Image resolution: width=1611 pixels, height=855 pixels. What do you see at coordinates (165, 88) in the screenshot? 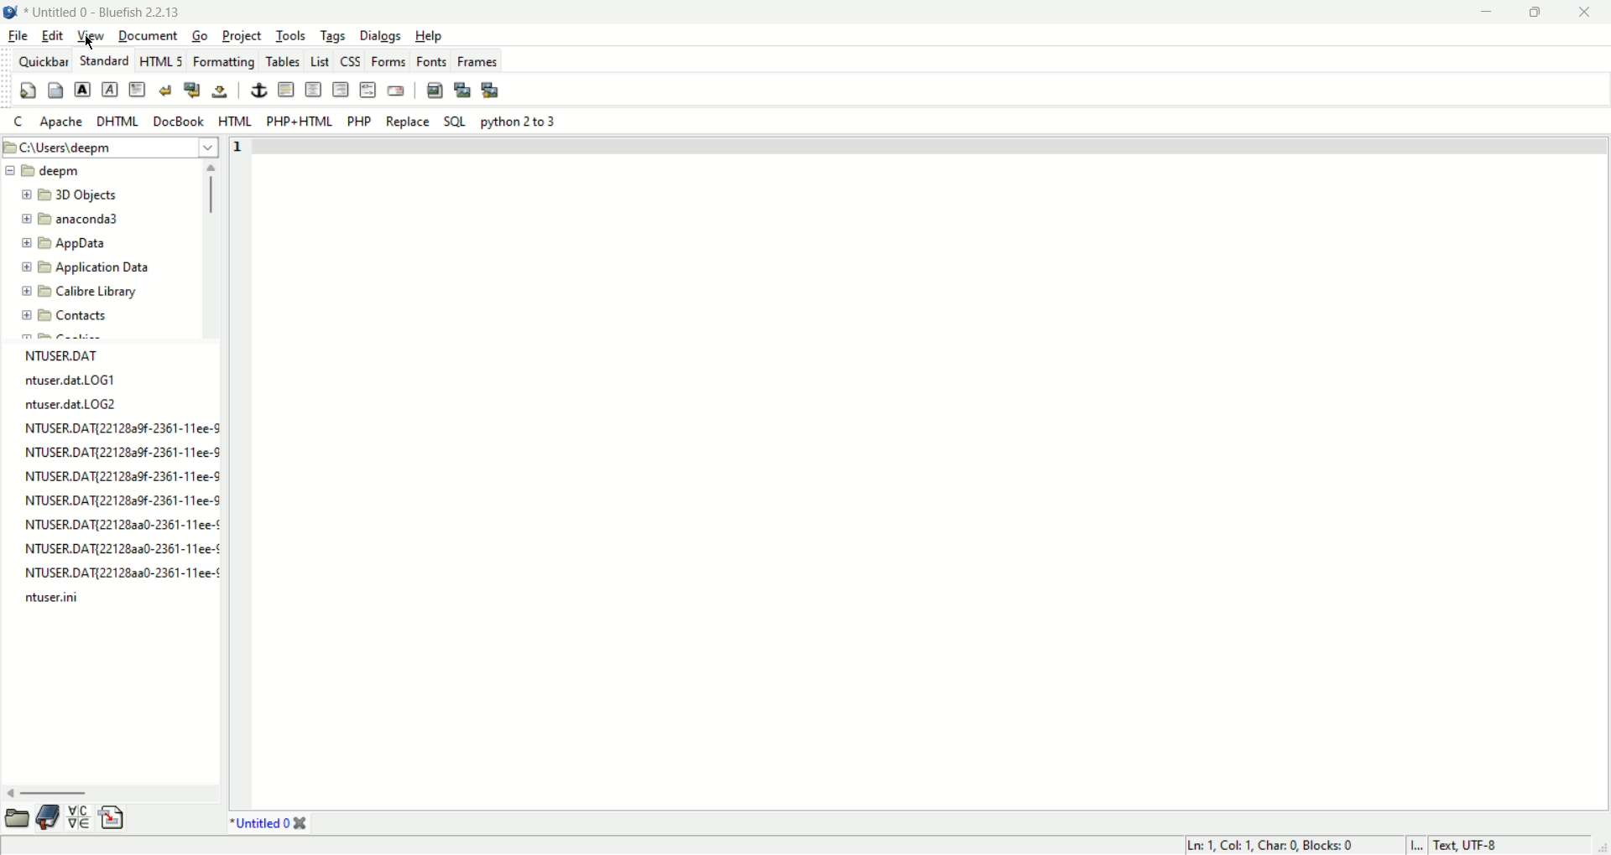
I see `break` at bounding box center [165, 88].